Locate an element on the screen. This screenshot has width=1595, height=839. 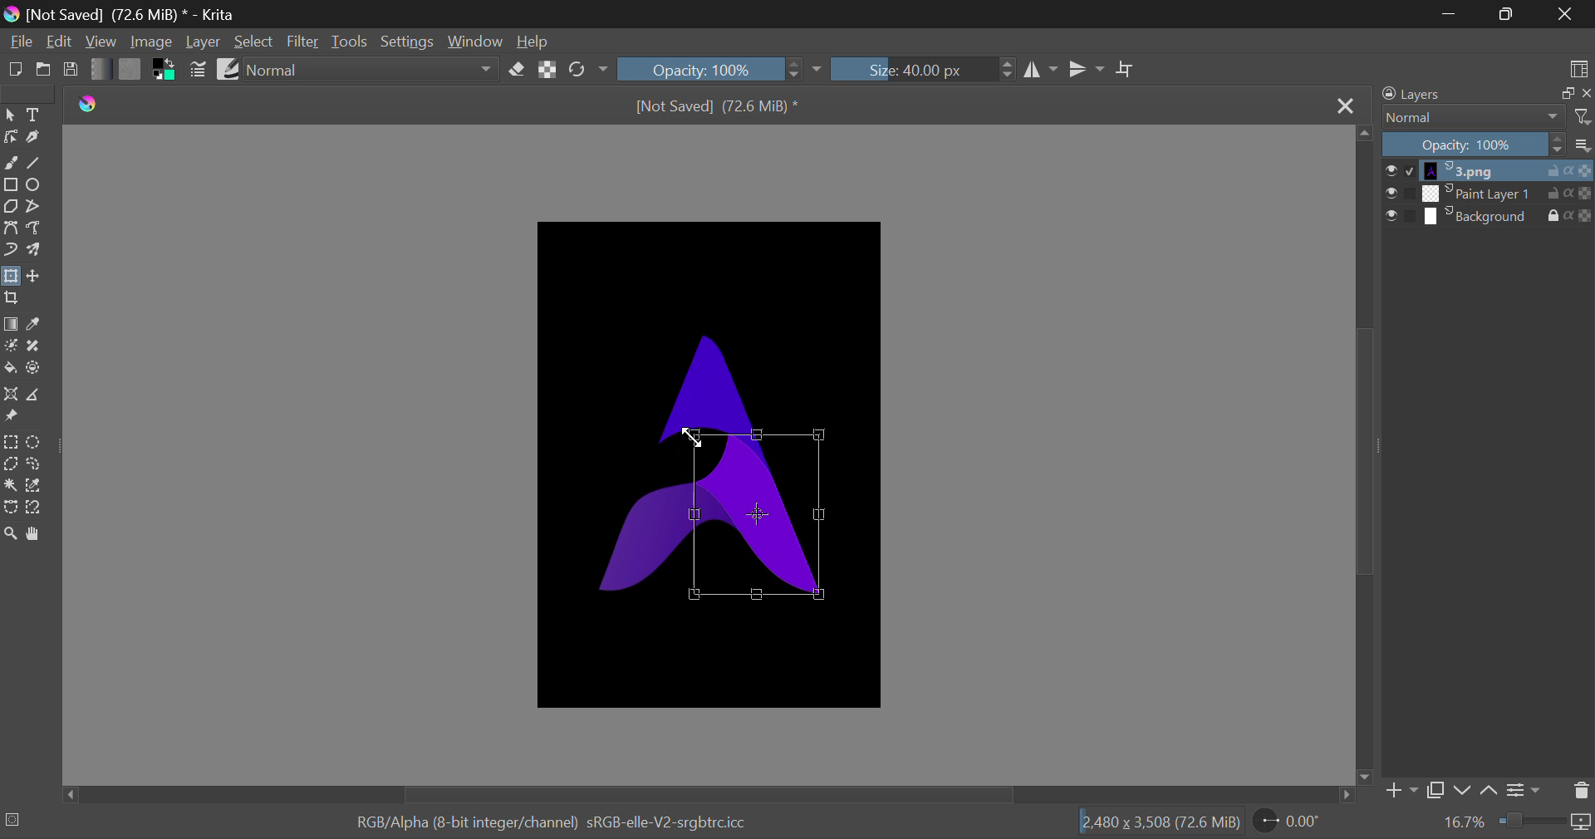
Multibrush Tool is located at coordinates (37, 253).